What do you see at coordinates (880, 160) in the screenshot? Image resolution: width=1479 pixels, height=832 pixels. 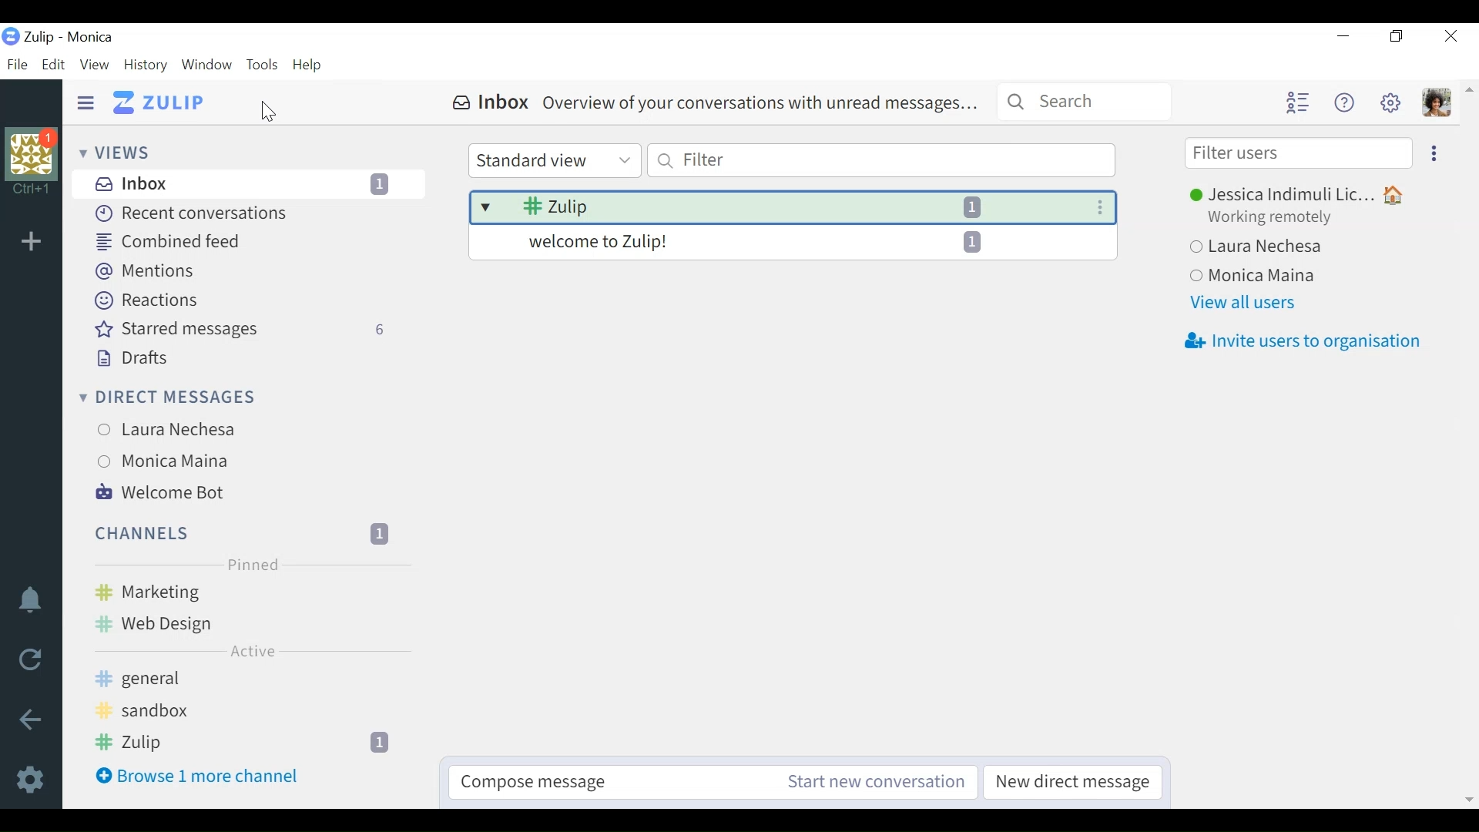 I see `Filter` at bounding box center [880, 160].